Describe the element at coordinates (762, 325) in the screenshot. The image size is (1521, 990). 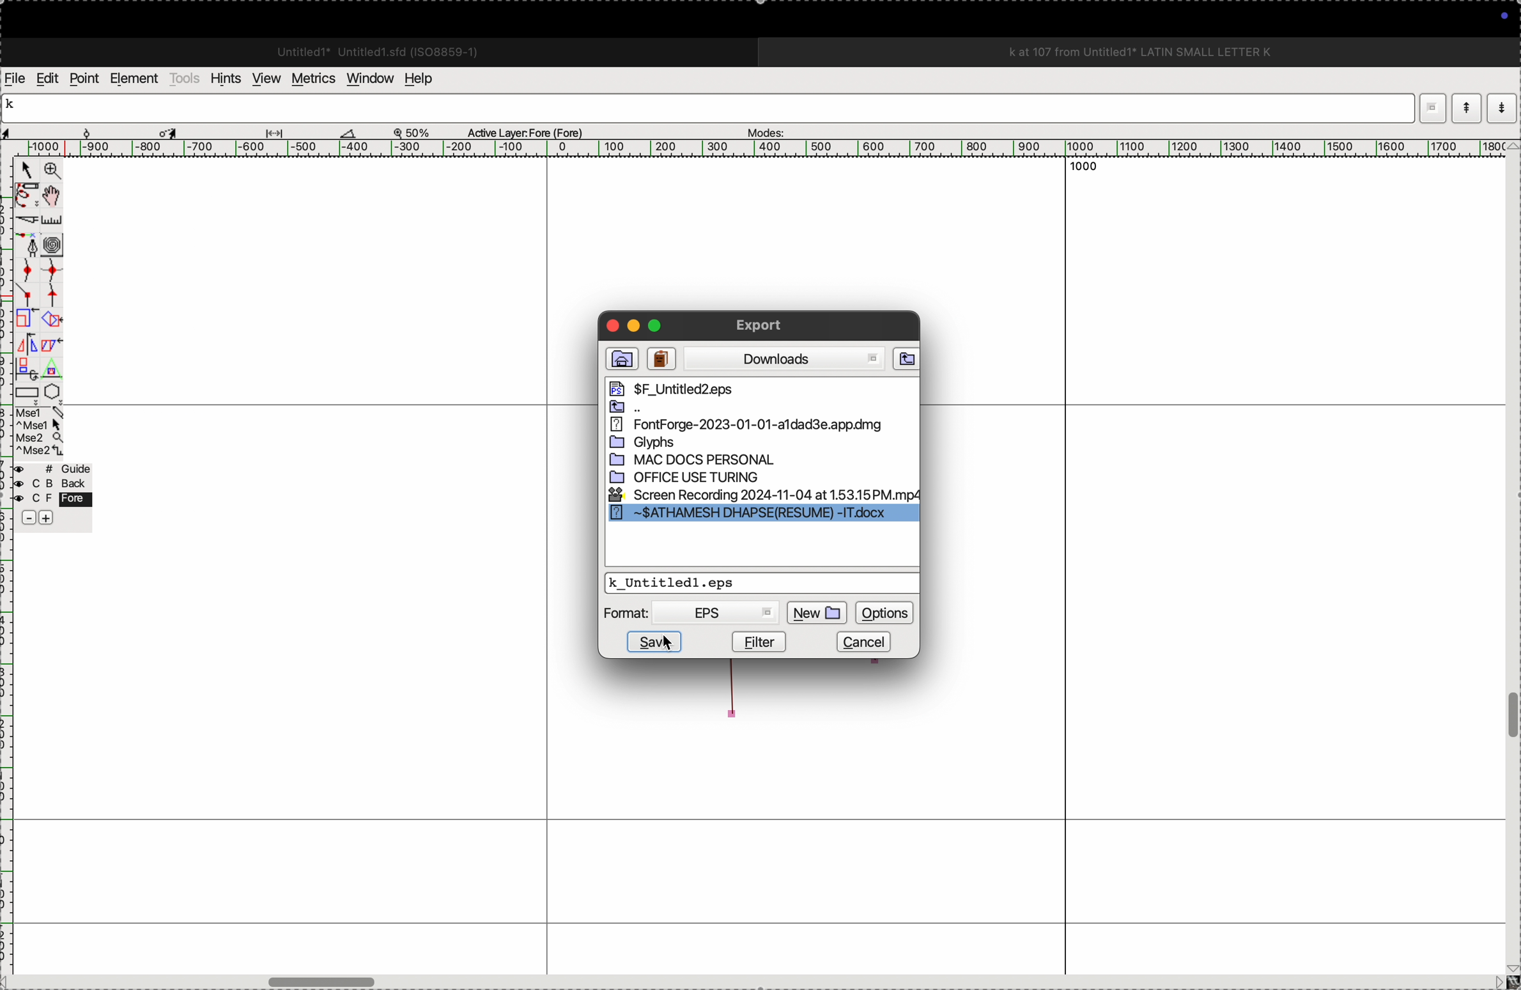
I see `export` at that location.